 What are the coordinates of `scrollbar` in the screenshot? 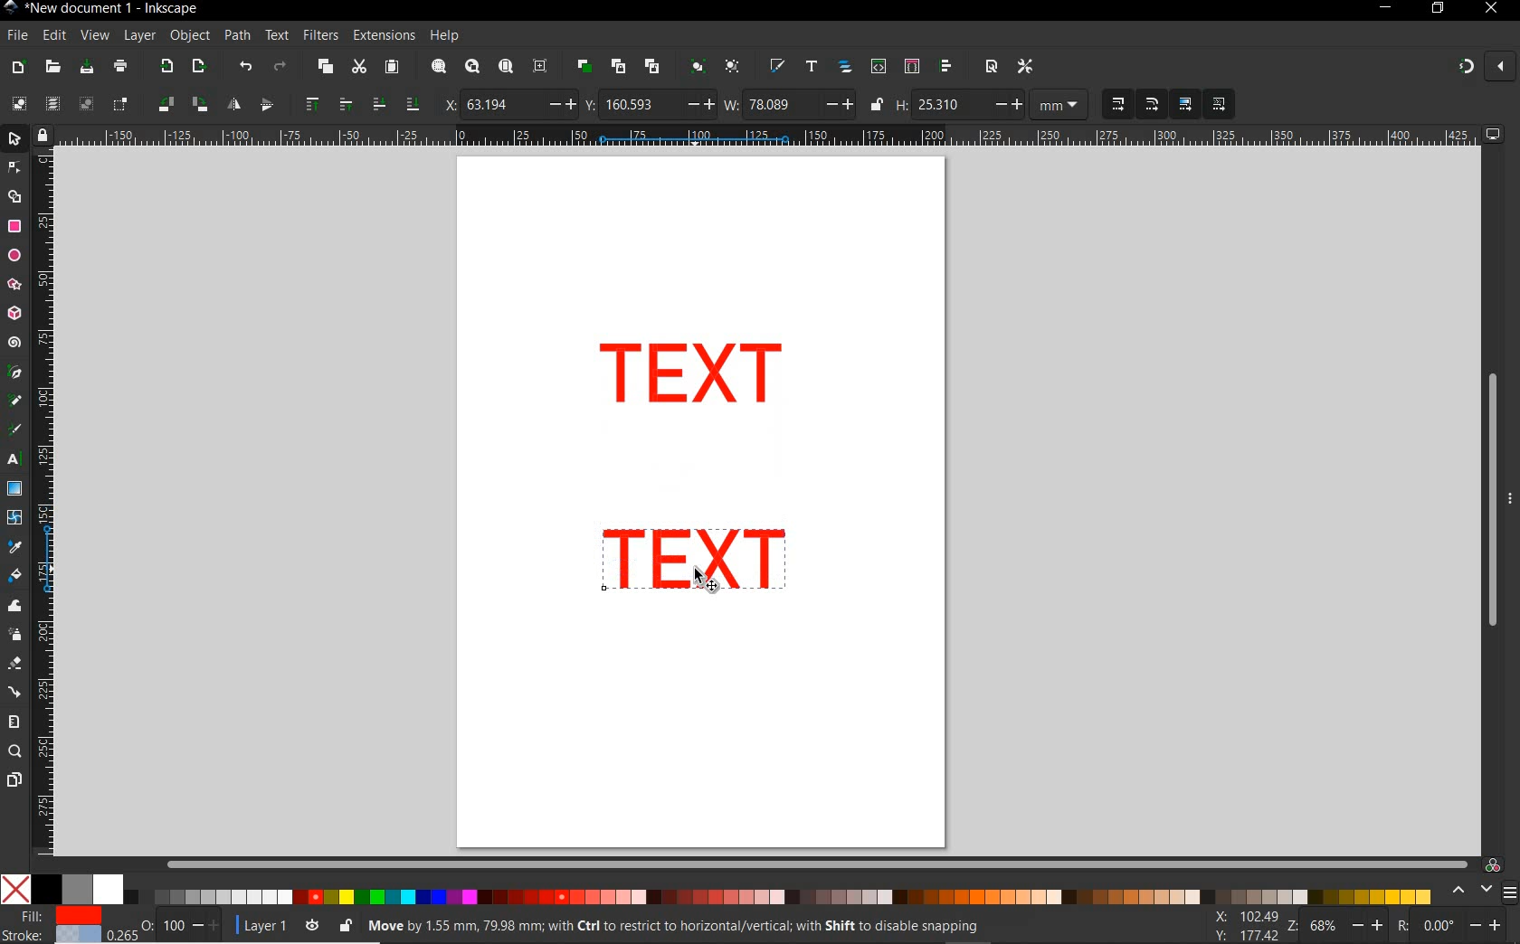 It's located at (817, 864).